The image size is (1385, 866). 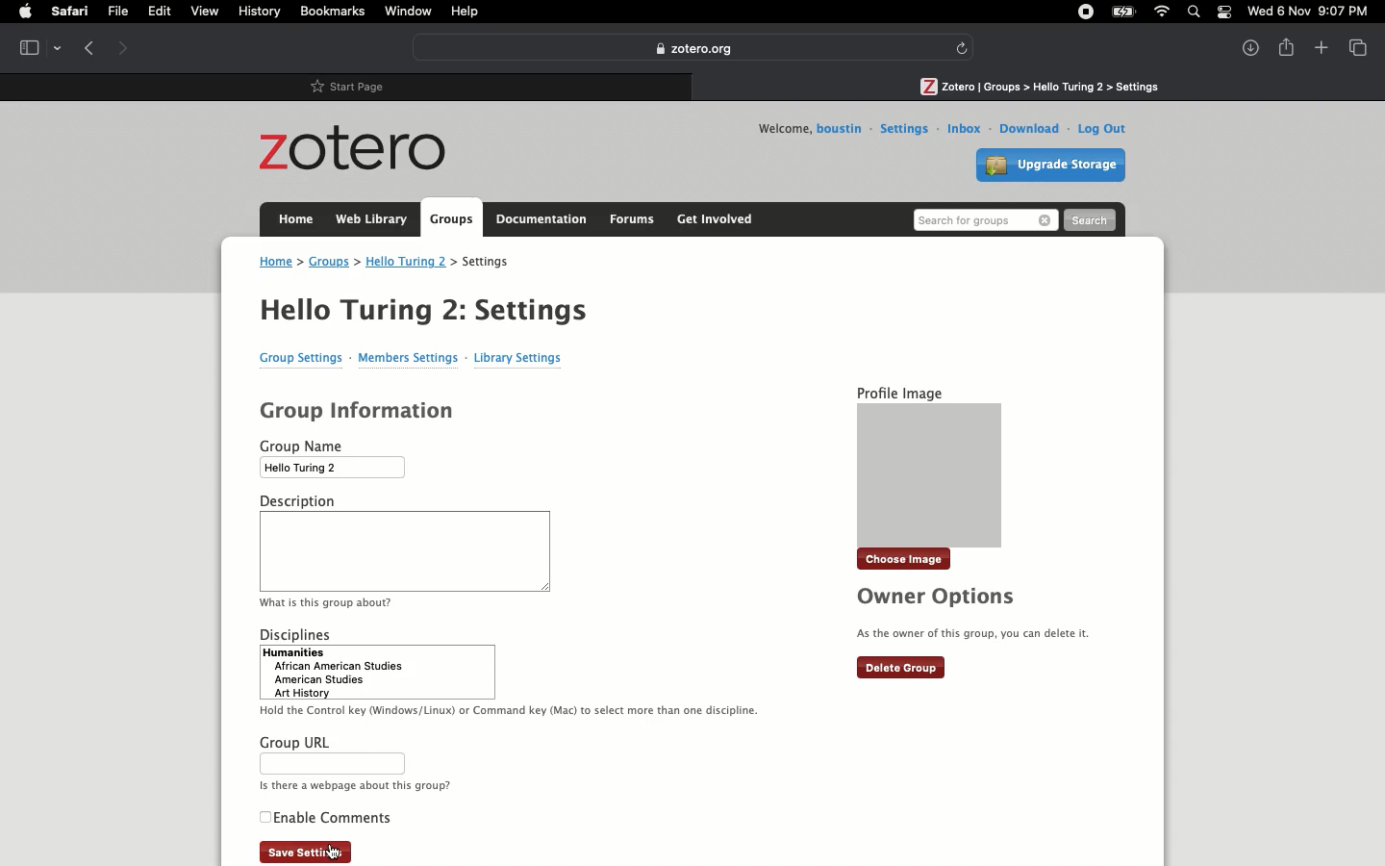 What do you see at coordinates (121, 12) in the screenshot?
I see `File` at bounding box center [121, 12].